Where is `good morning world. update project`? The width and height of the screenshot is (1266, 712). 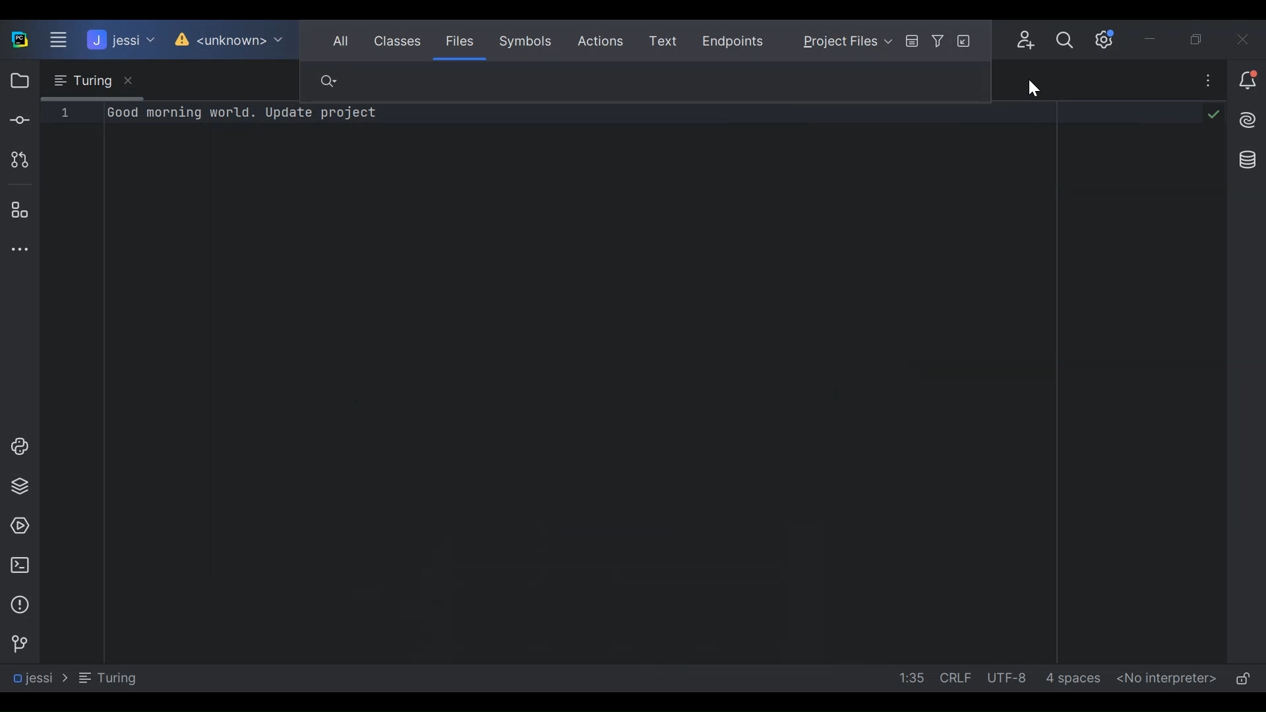 good morning world. update project is located at coordinates (242, 115).